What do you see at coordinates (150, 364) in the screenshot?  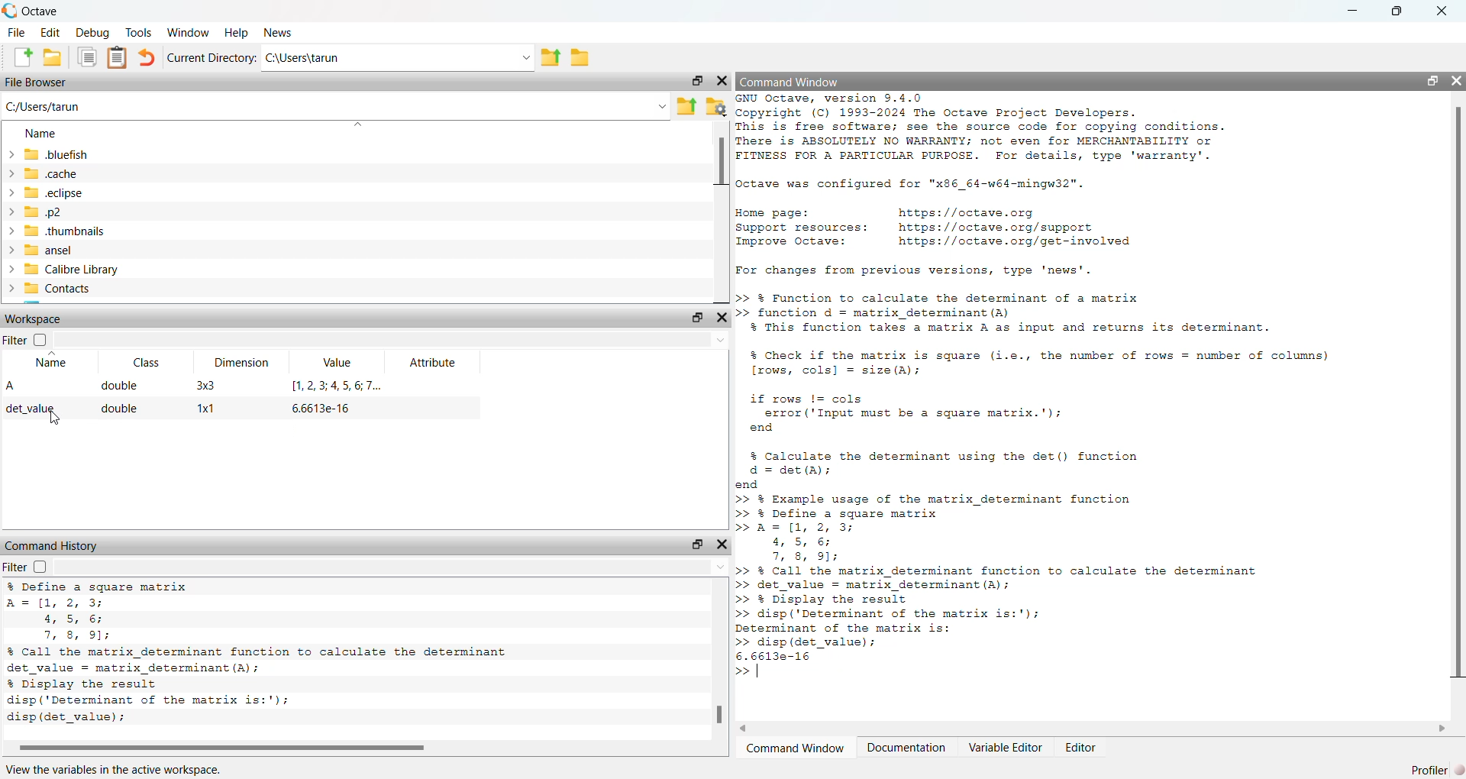 I see `class` at bounding box center [150, 364].